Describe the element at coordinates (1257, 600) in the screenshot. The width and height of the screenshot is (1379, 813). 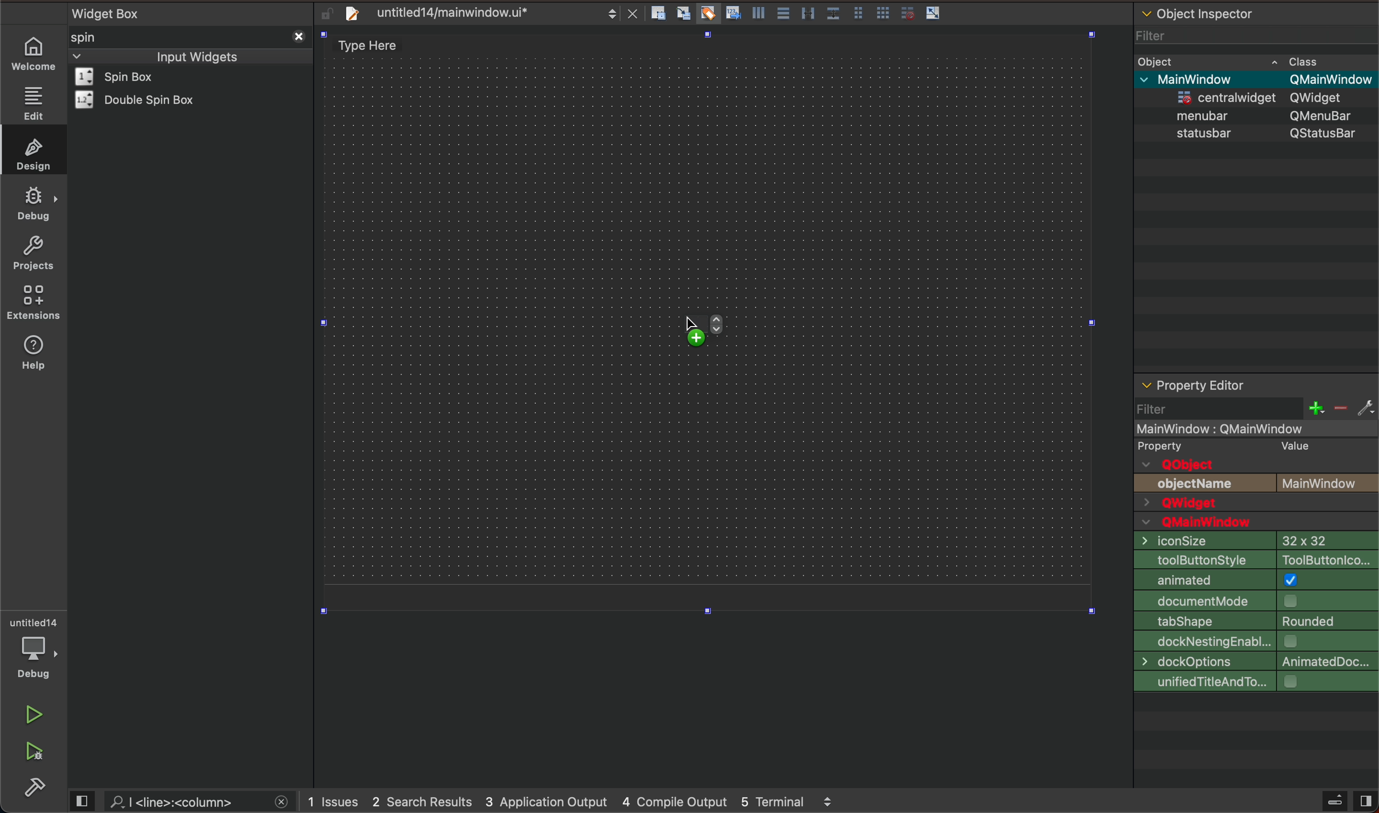
I see `document mode` at that location.